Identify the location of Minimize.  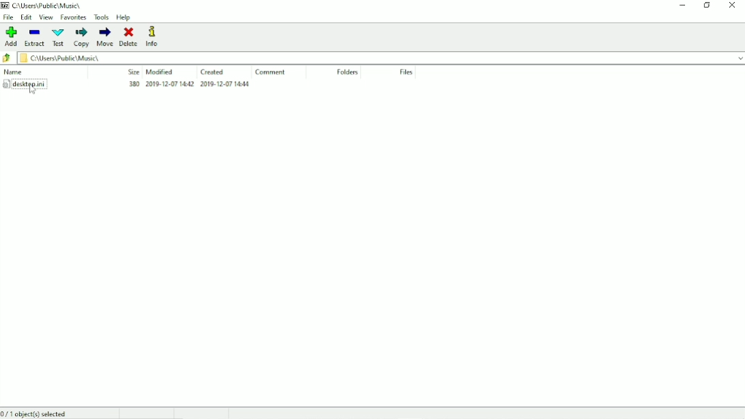
(683, 5).